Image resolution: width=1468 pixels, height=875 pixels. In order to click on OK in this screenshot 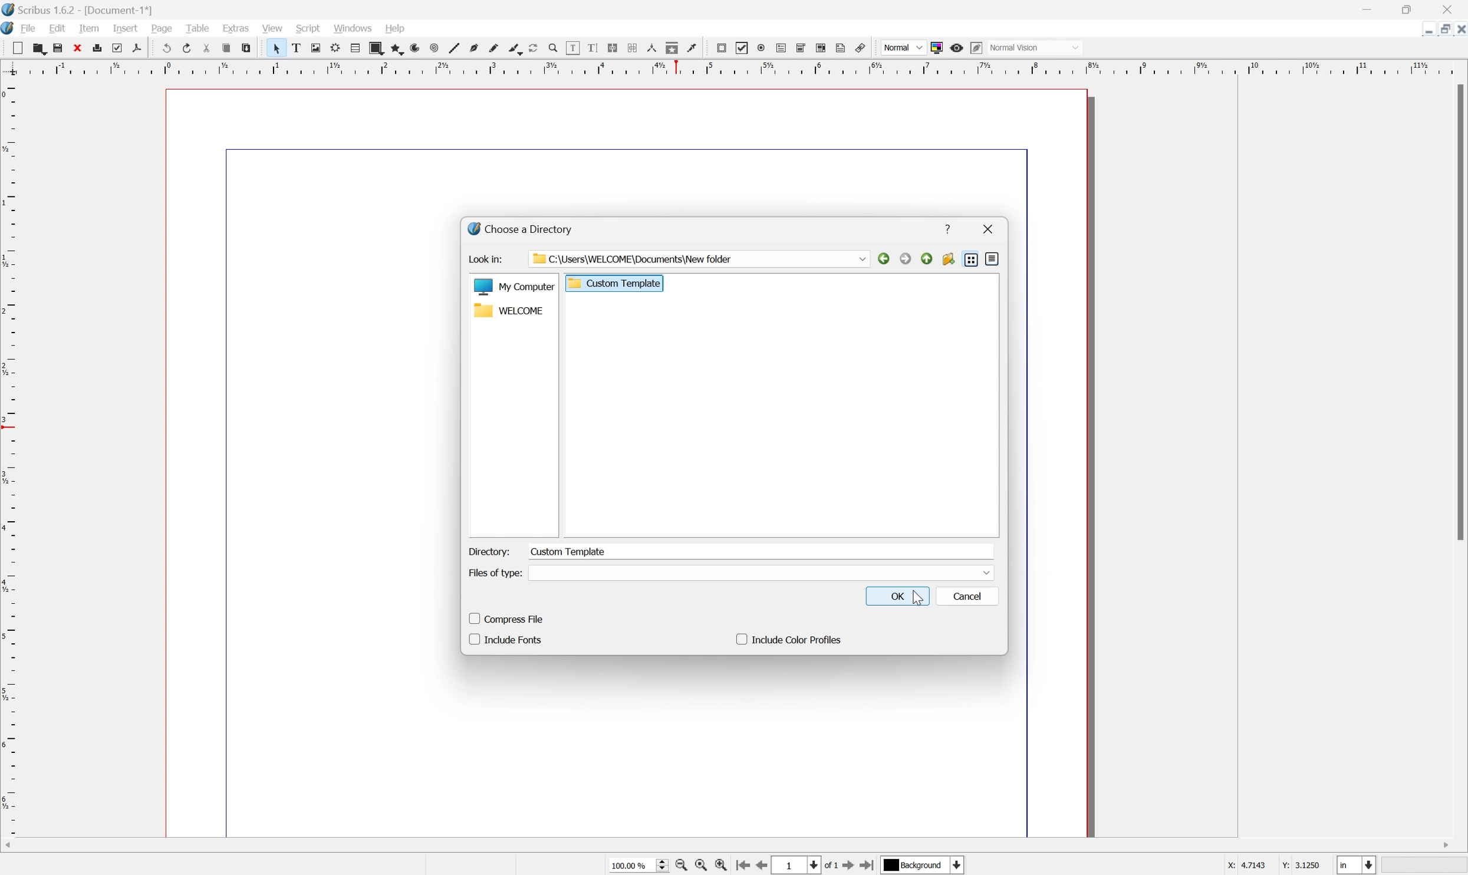, I will do `click(901, 596)`.